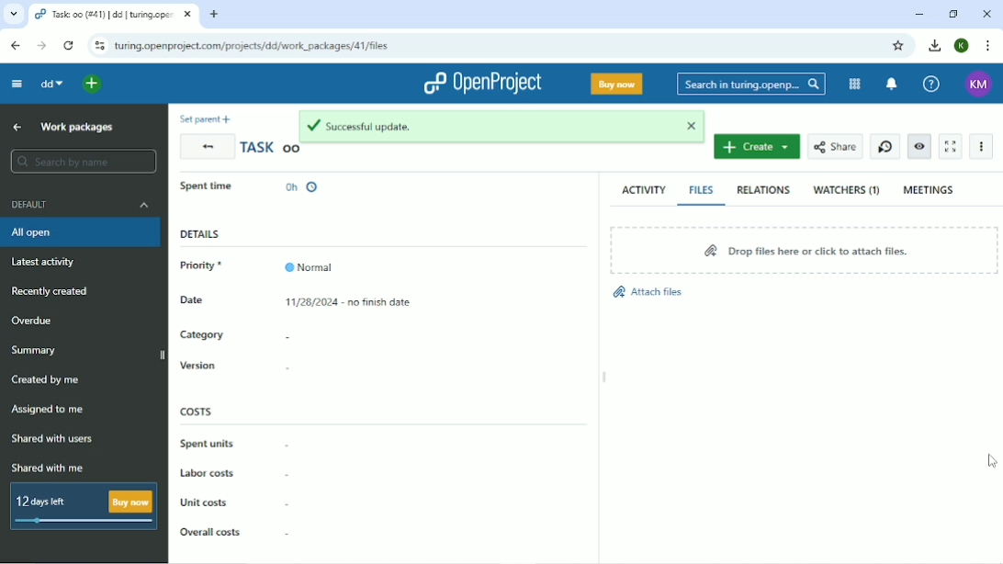  Describe the element at coordinates (921, 14) in the screenshot. I see `Minimize` at that location.